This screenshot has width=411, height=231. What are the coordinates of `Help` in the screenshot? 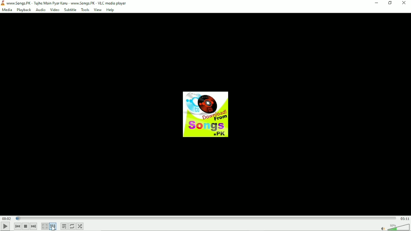 It's located at (110, 10).